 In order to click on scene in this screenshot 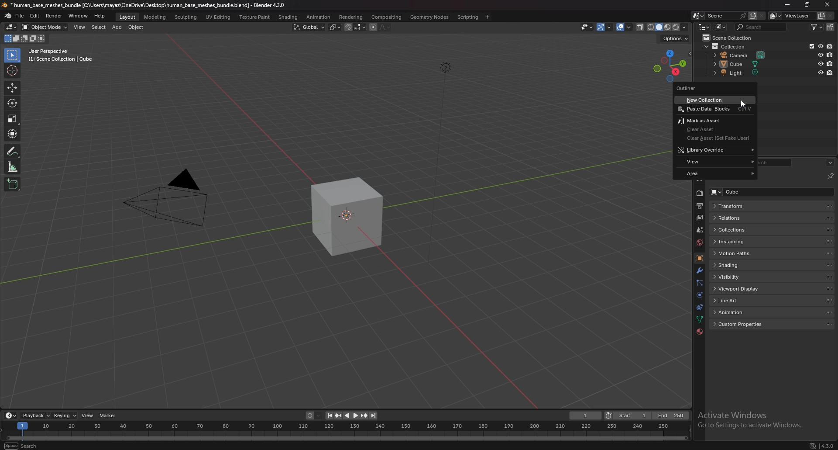, I will do `click(700, 230)`.